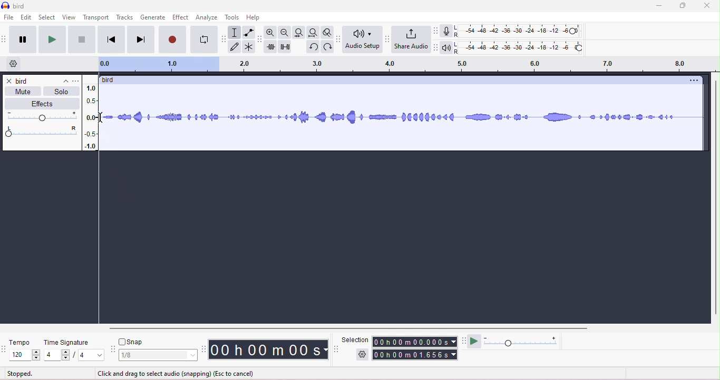 The height and width of the screenshot is (380, 720). Describe the element at coordinates (14, 63) in the screenshot. I see `timeline options` at that location.